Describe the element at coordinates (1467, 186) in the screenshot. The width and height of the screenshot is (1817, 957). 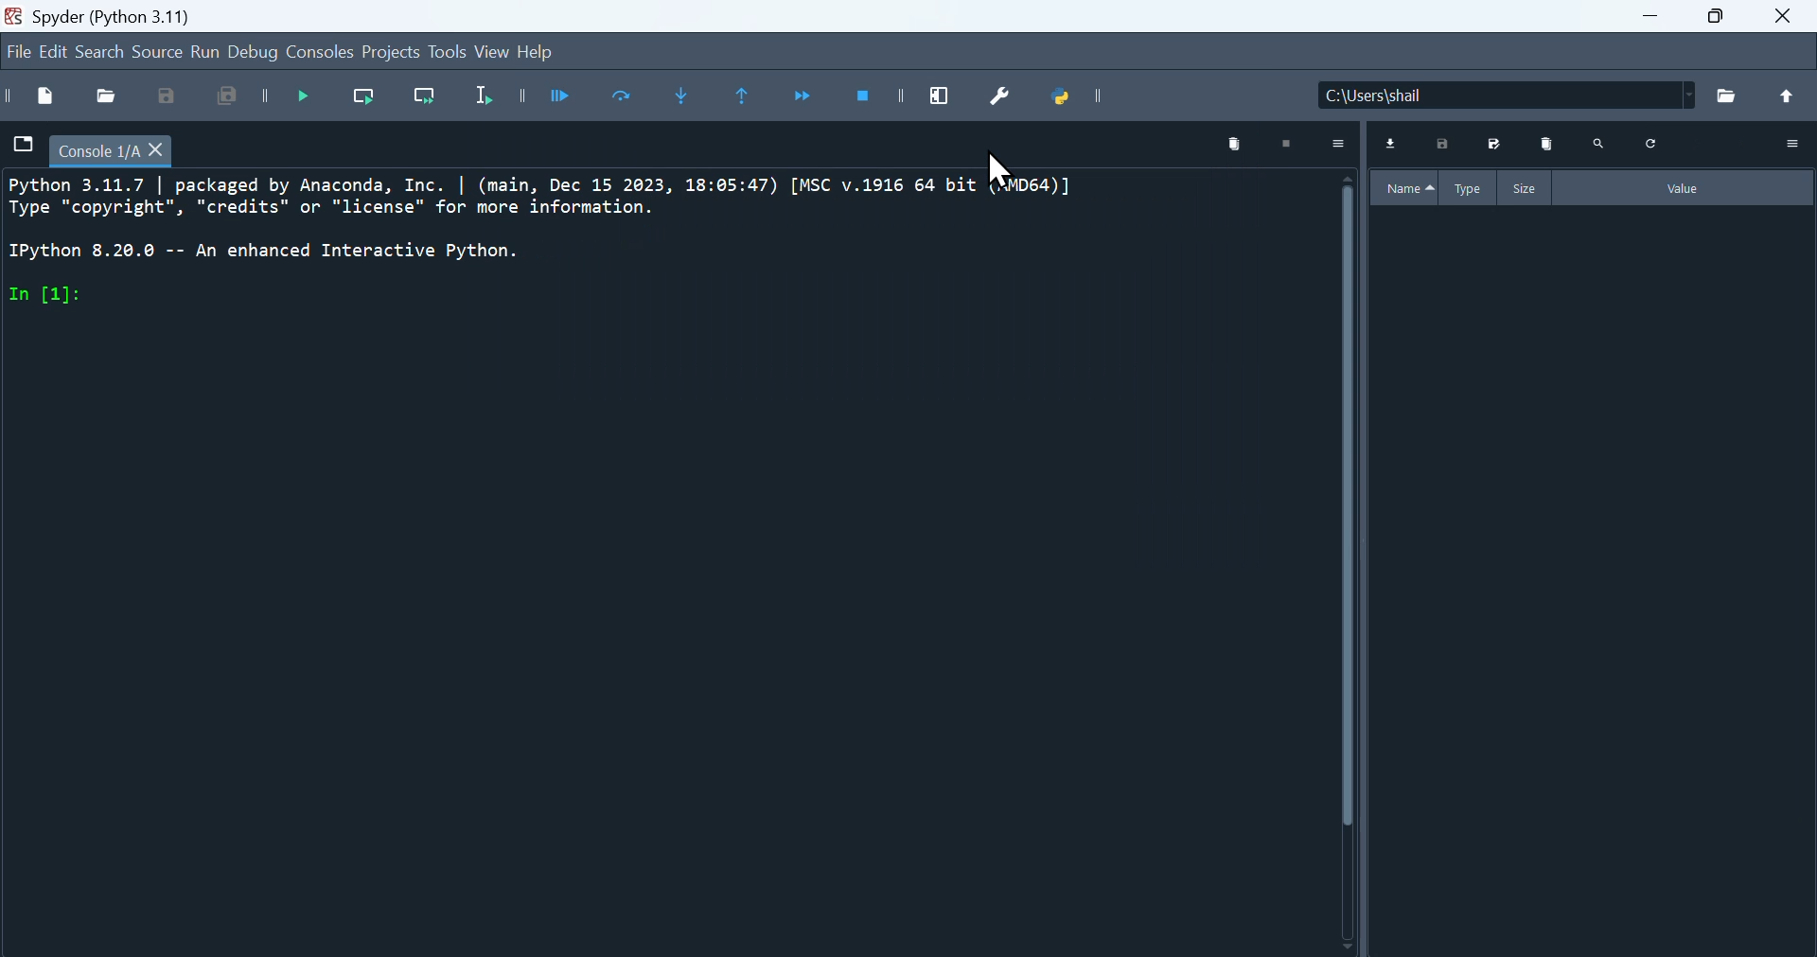
I see `Type` at that location.